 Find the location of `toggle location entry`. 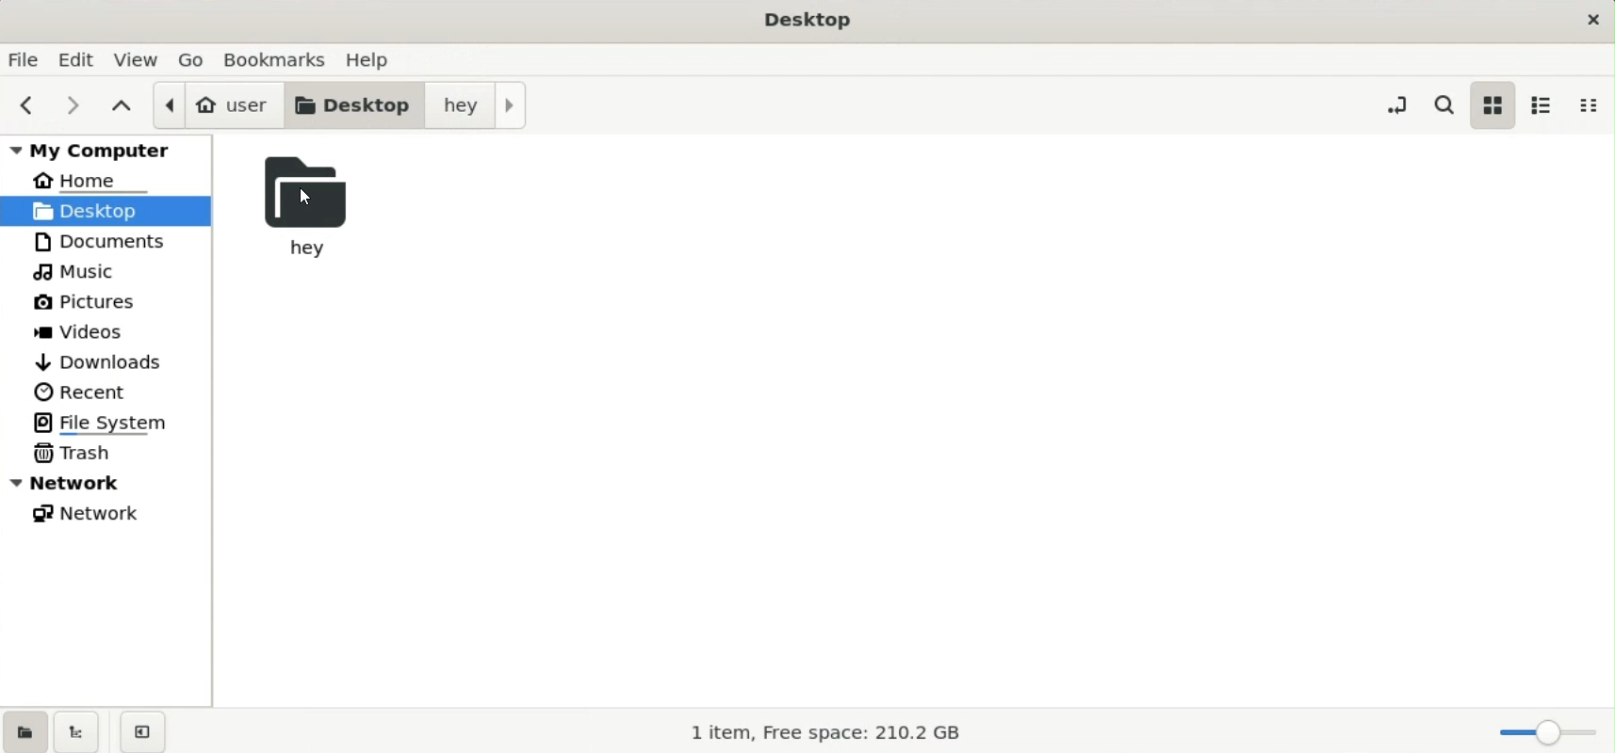

toggle location entry is located at coordinates (1396, 104).